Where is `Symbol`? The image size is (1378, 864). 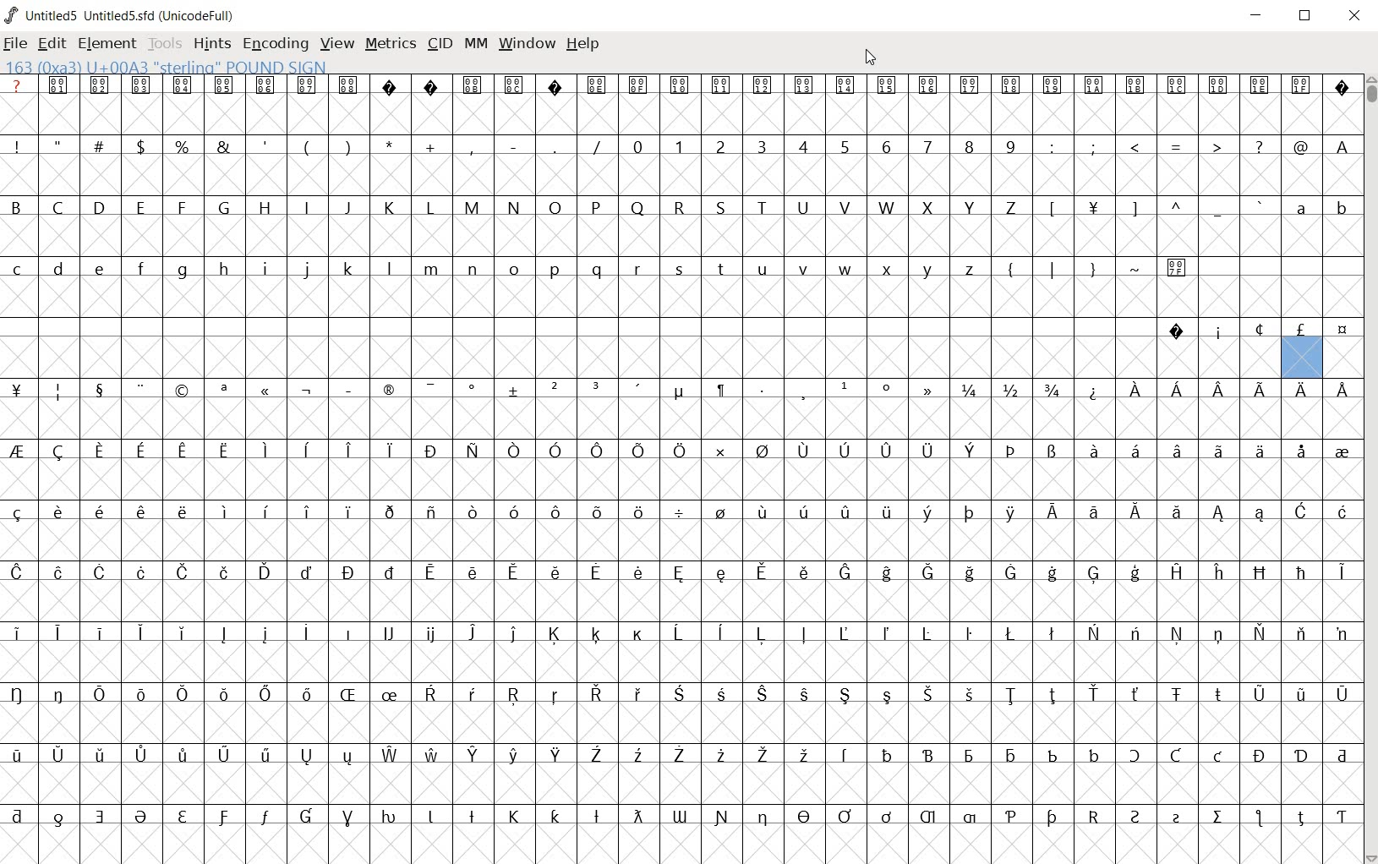
Symbol is located at coordinates (222, 634).